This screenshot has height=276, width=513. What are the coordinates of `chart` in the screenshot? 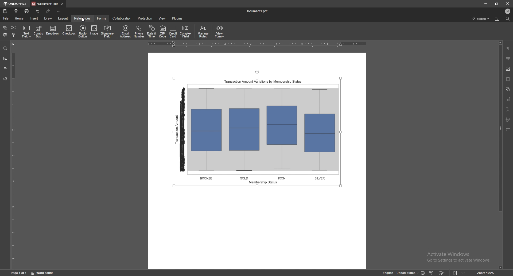 It's located at (508, 99).